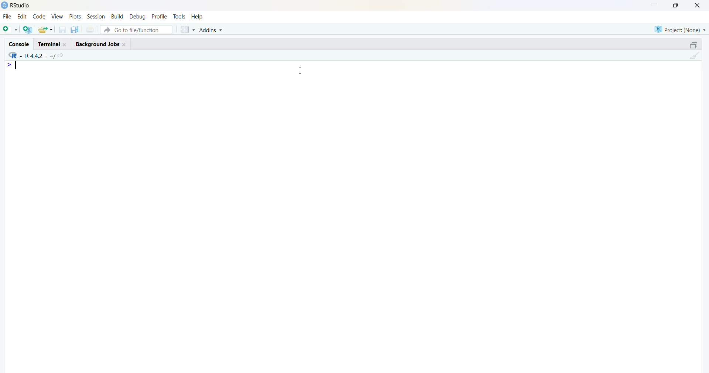  I want to click on line 1, so click(8, 65).